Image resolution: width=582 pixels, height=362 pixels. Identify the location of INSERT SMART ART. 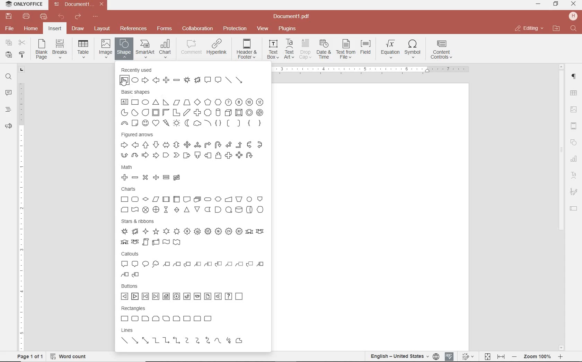
(145, 49).